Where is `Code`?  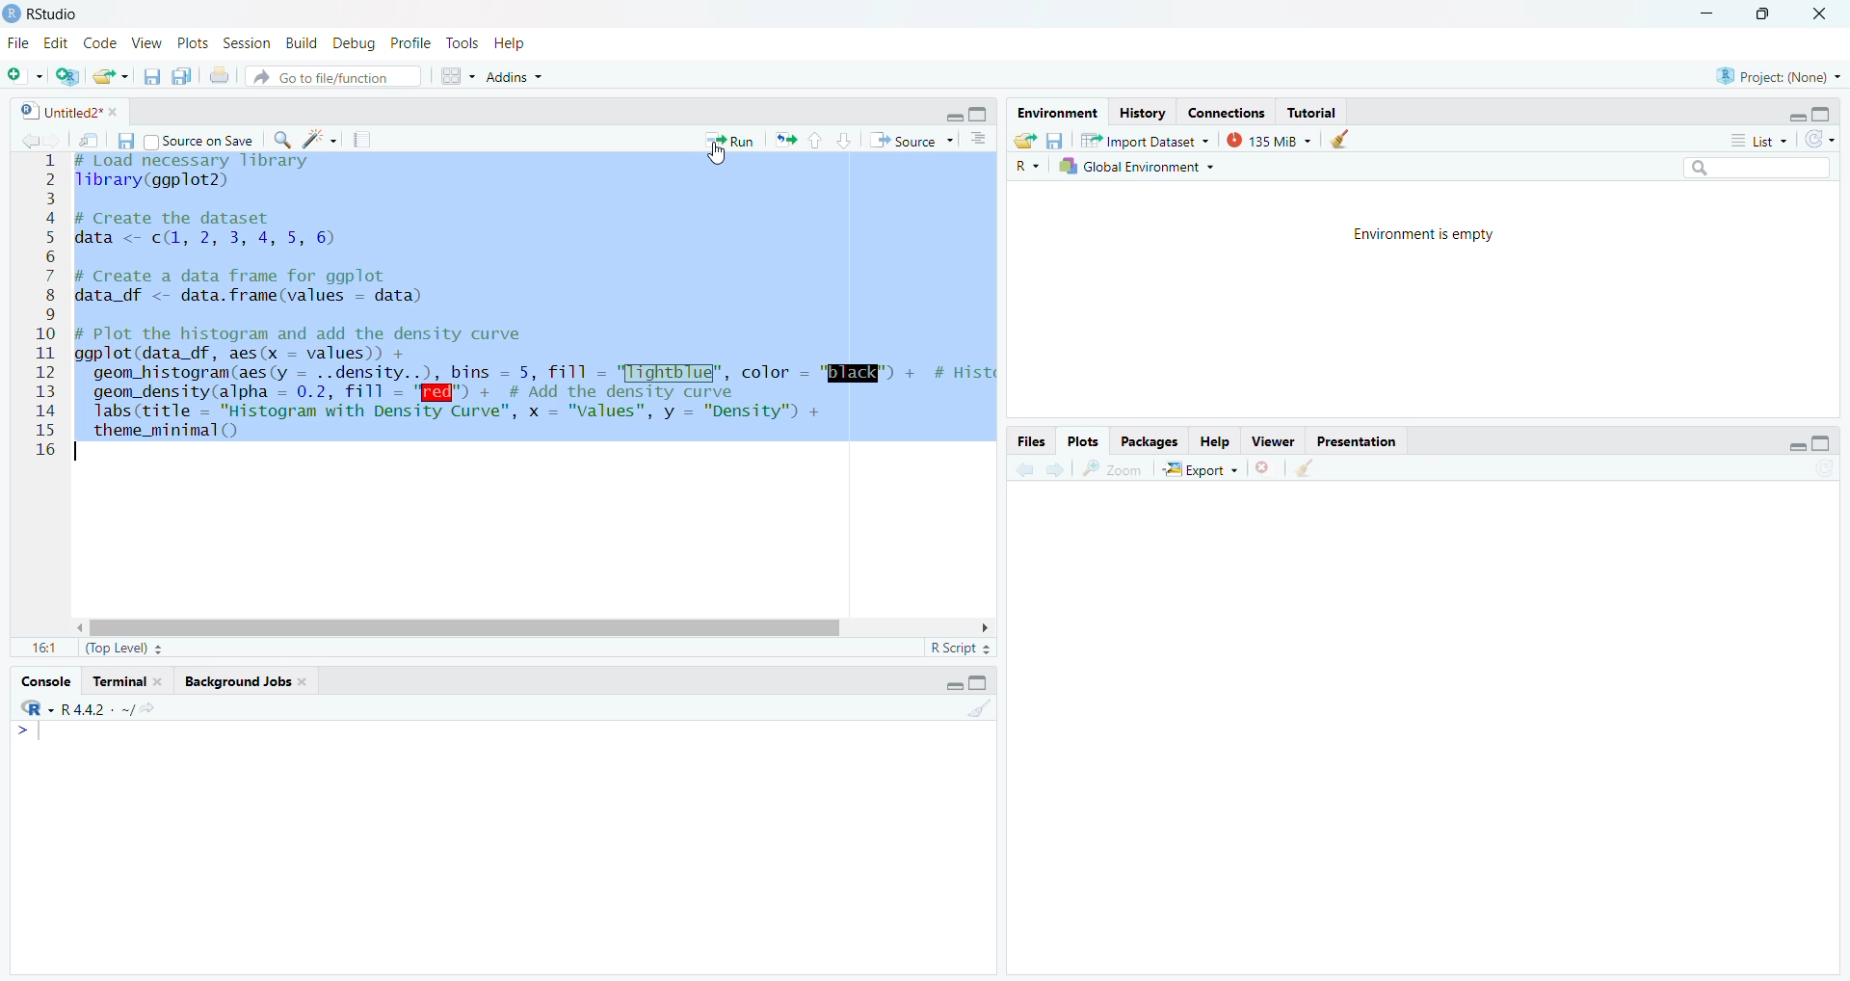 Code is located at coordinates (98, 40).